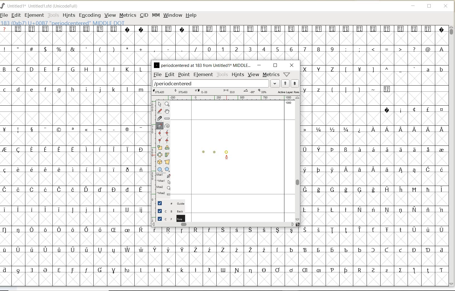  I want to click on cursor events on the opened outline window, so click(164, 185).